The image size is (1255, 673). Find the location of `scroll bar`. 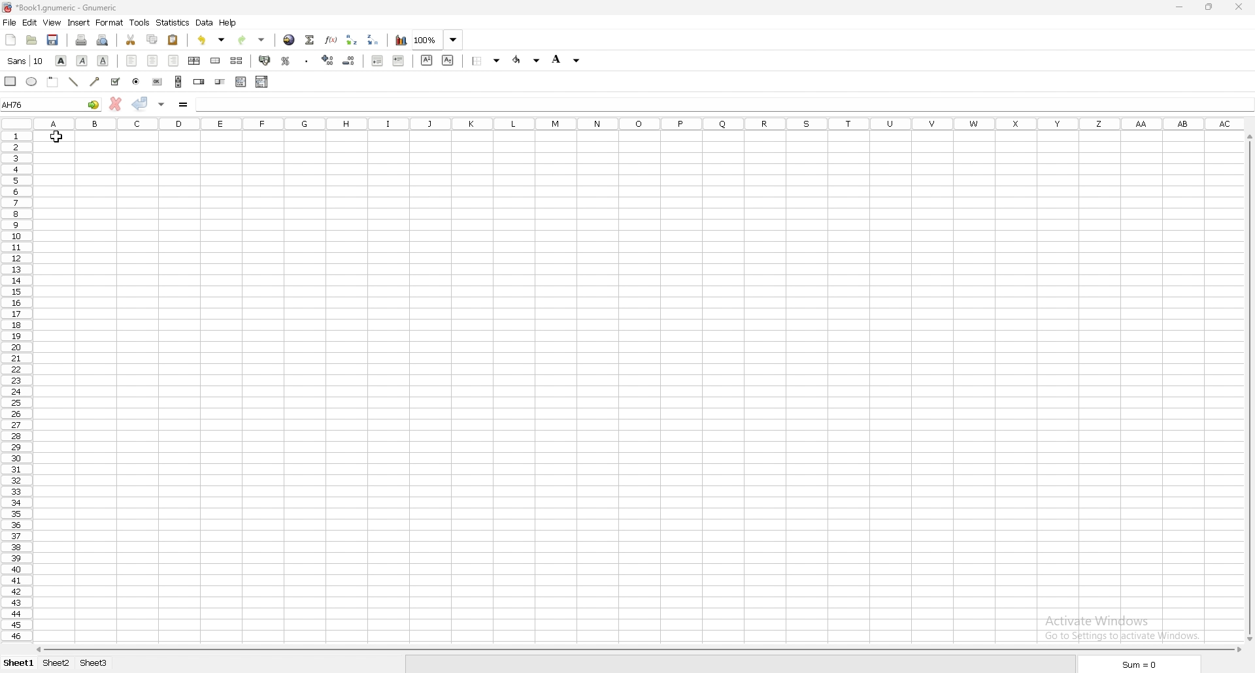

scroll bar is located at coordinates (638, 649).